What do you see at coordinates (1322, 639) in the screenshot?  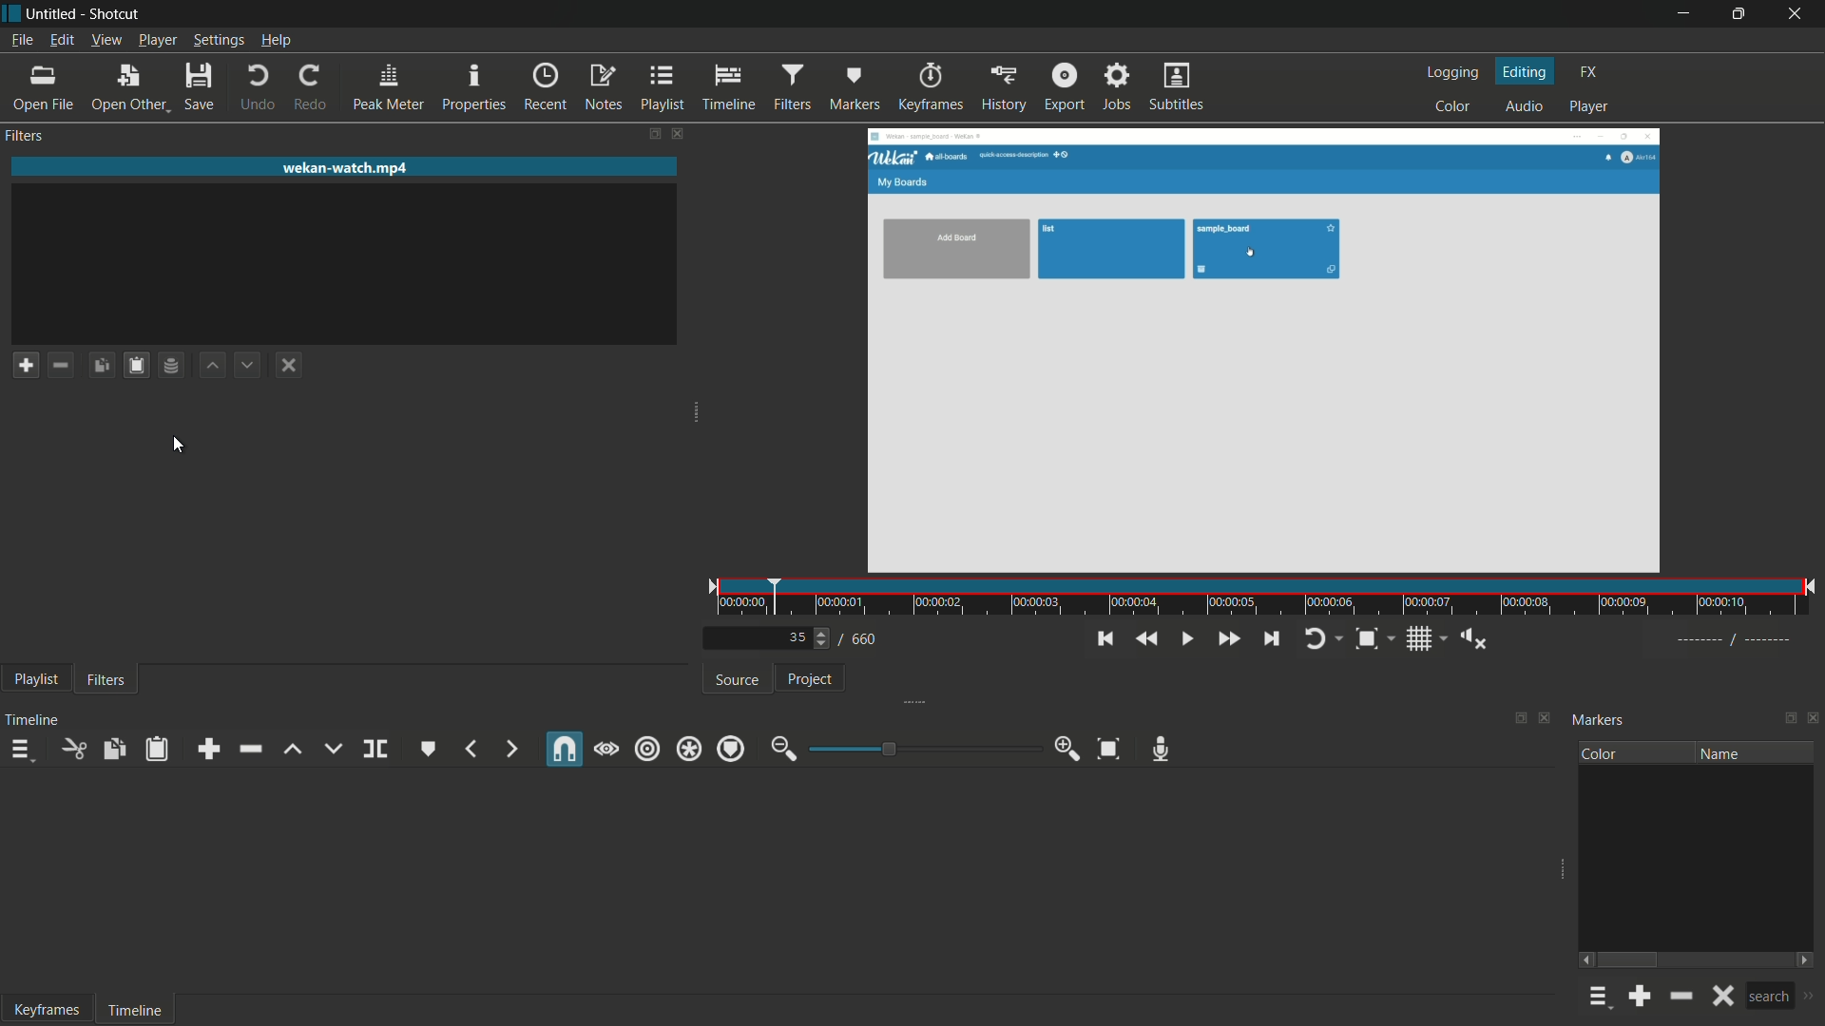 I see `toggle player looping` at bounding box center [1322, 639].